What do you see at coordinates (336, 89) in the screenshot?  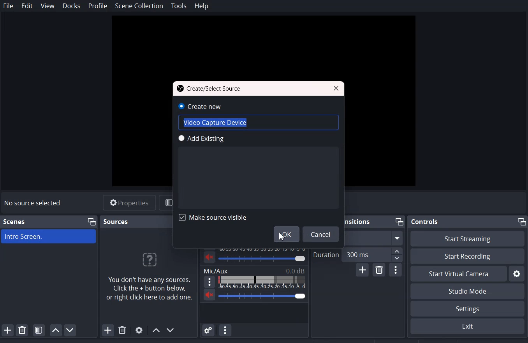 I see `Close` at bounding box center [336, 89].